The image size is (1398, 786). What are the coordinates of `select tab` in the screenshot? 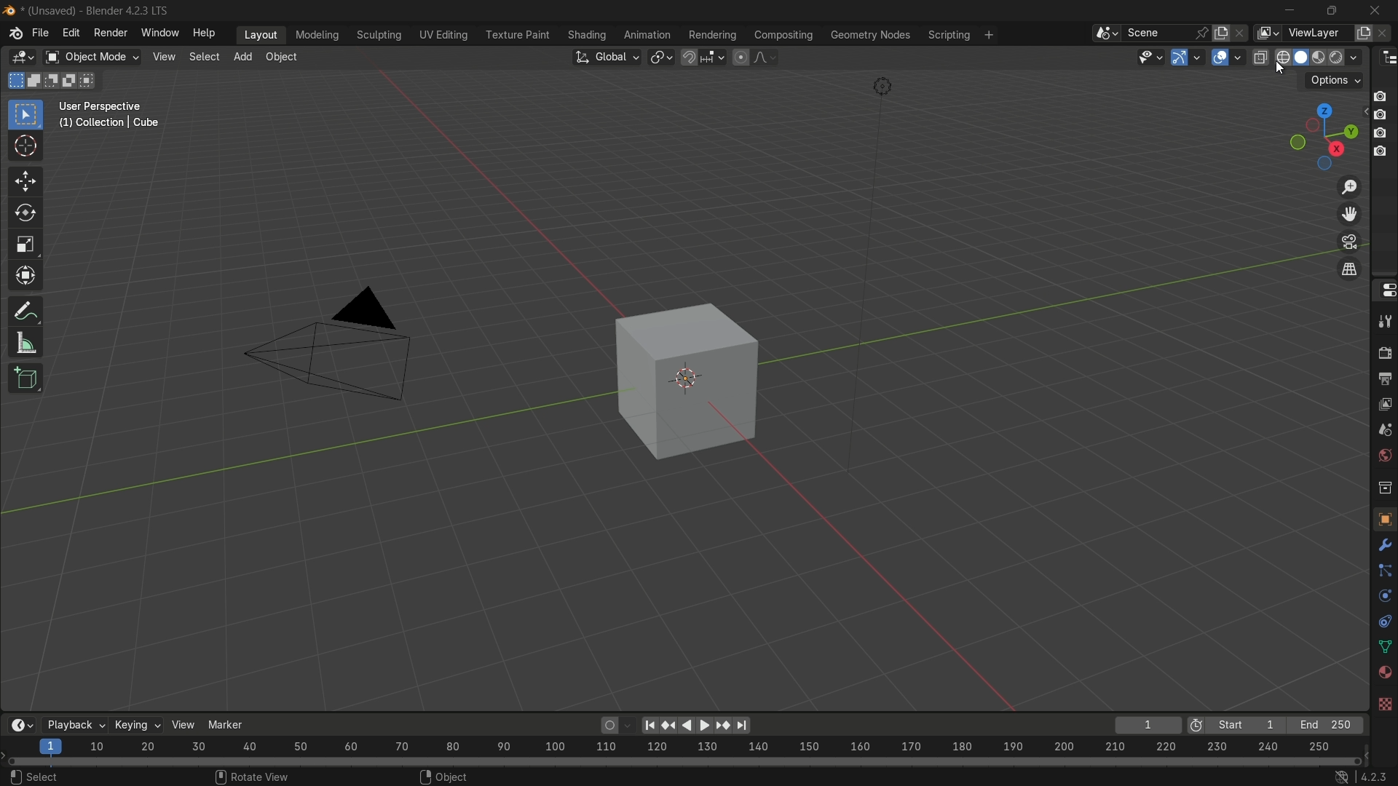 It's located at (203, 57).